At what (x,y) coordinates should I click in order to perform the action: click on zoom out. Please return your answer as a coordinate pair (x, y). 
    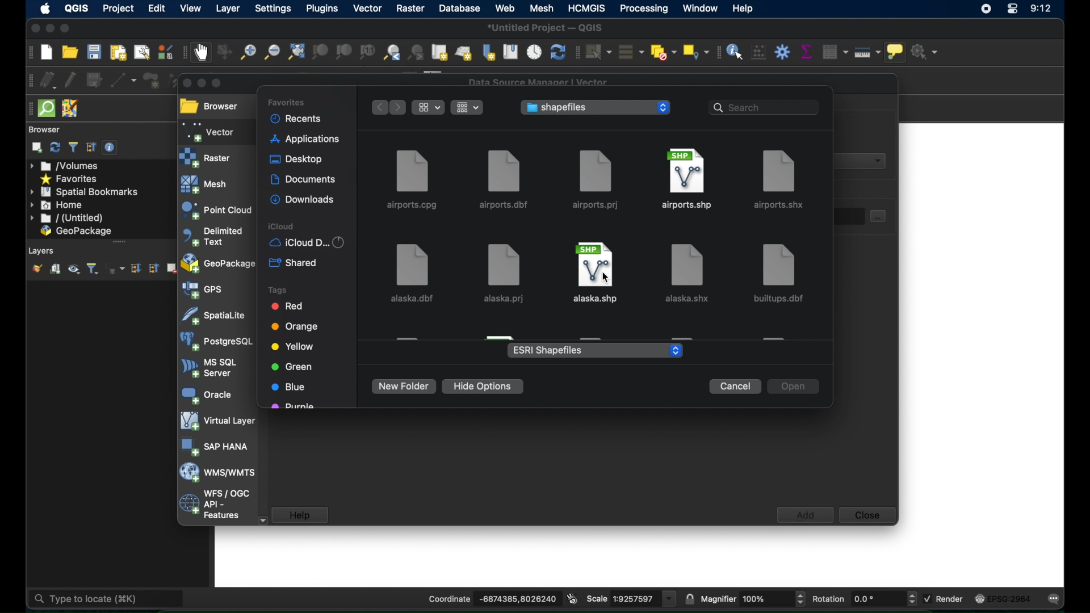
    Looking at the image, I should click on (271, 54).